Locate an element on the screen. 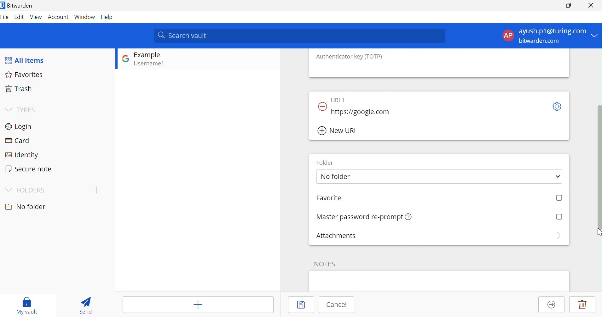 Image resolution: width=602 pixels, height=317 pixels. My vault is located at coordinates (27, 305).